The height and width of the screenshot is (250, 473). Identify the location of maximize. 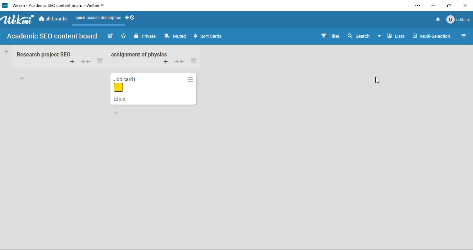
(449, 6).